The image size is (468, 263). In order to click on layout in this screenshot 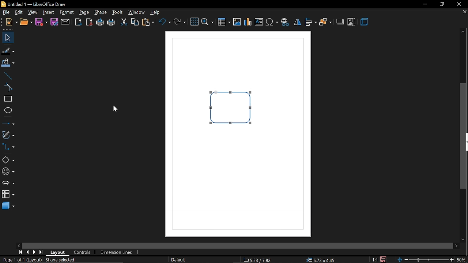, I will do `click(59, 252)`.